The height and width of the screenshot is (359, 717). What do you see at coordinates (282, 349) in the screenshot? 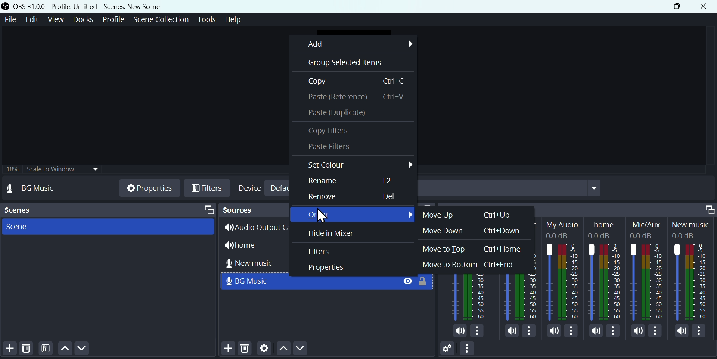
I see `Up` at bounding box center [282, 349].